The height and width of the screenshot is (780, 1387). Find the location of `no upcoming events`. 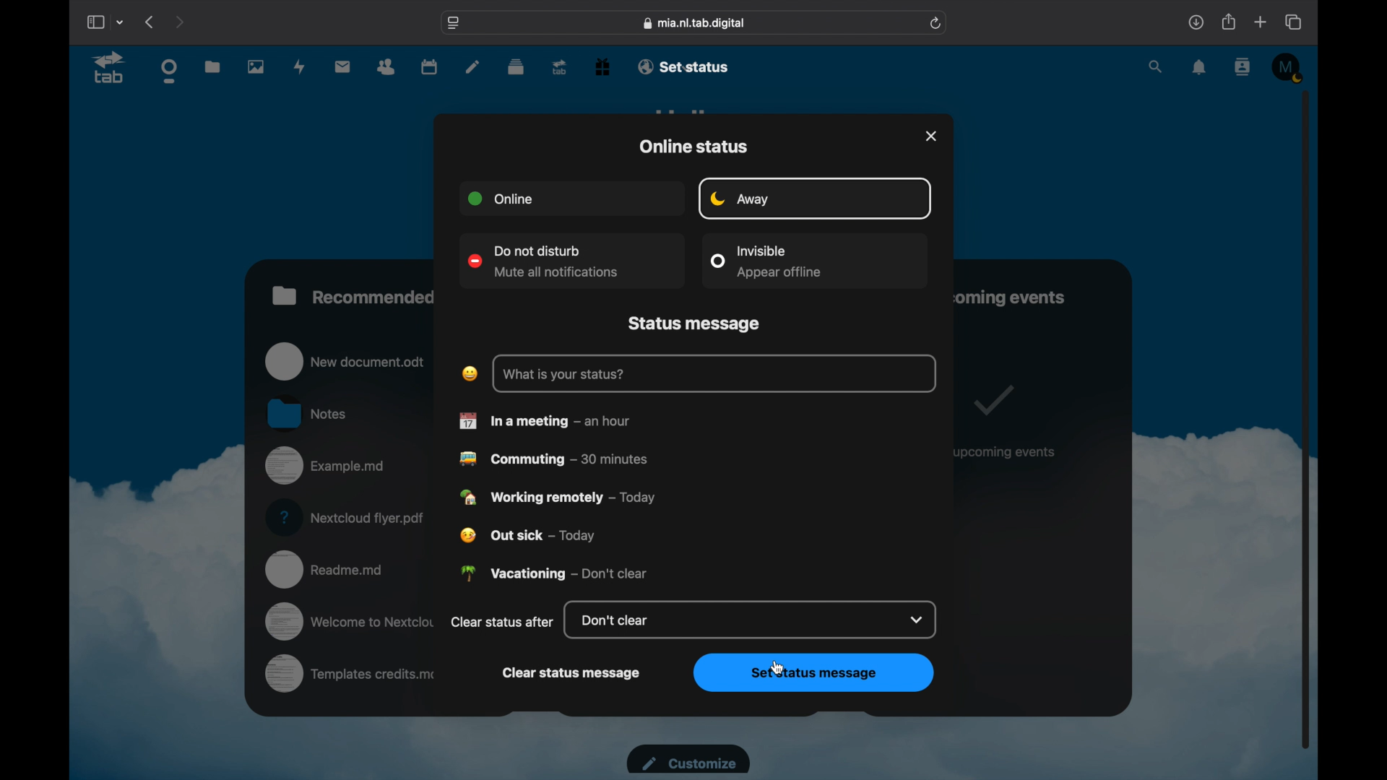

no upcoming events is located at coordinates (1005, 452).